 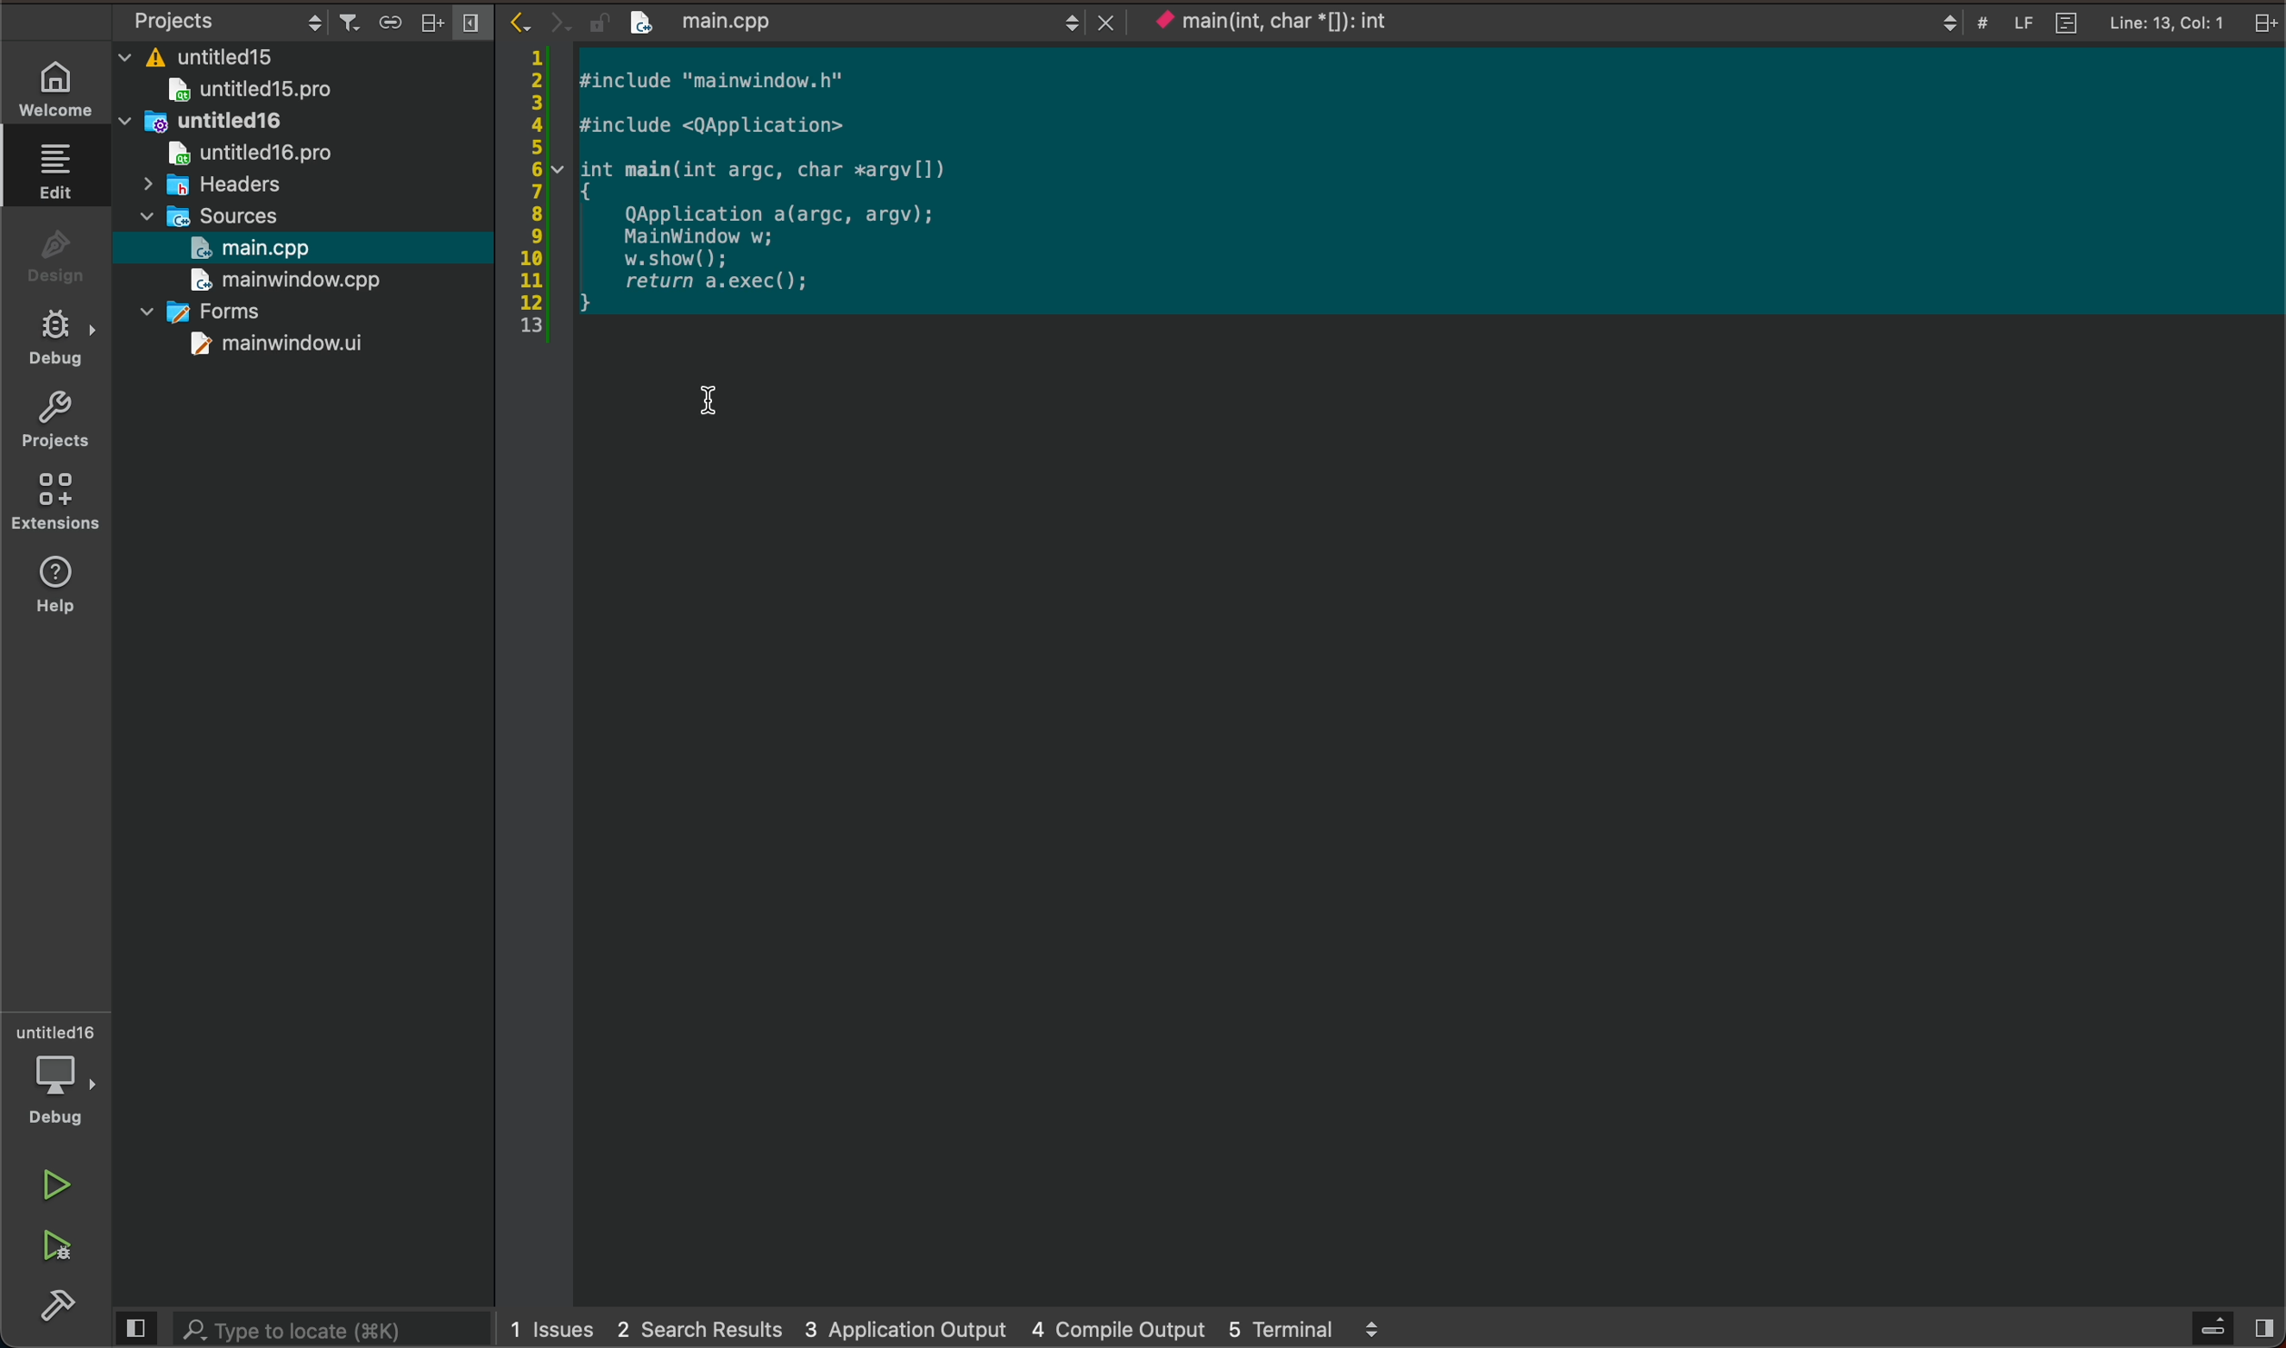 I want to click on headers, so click(x=232, y=186).